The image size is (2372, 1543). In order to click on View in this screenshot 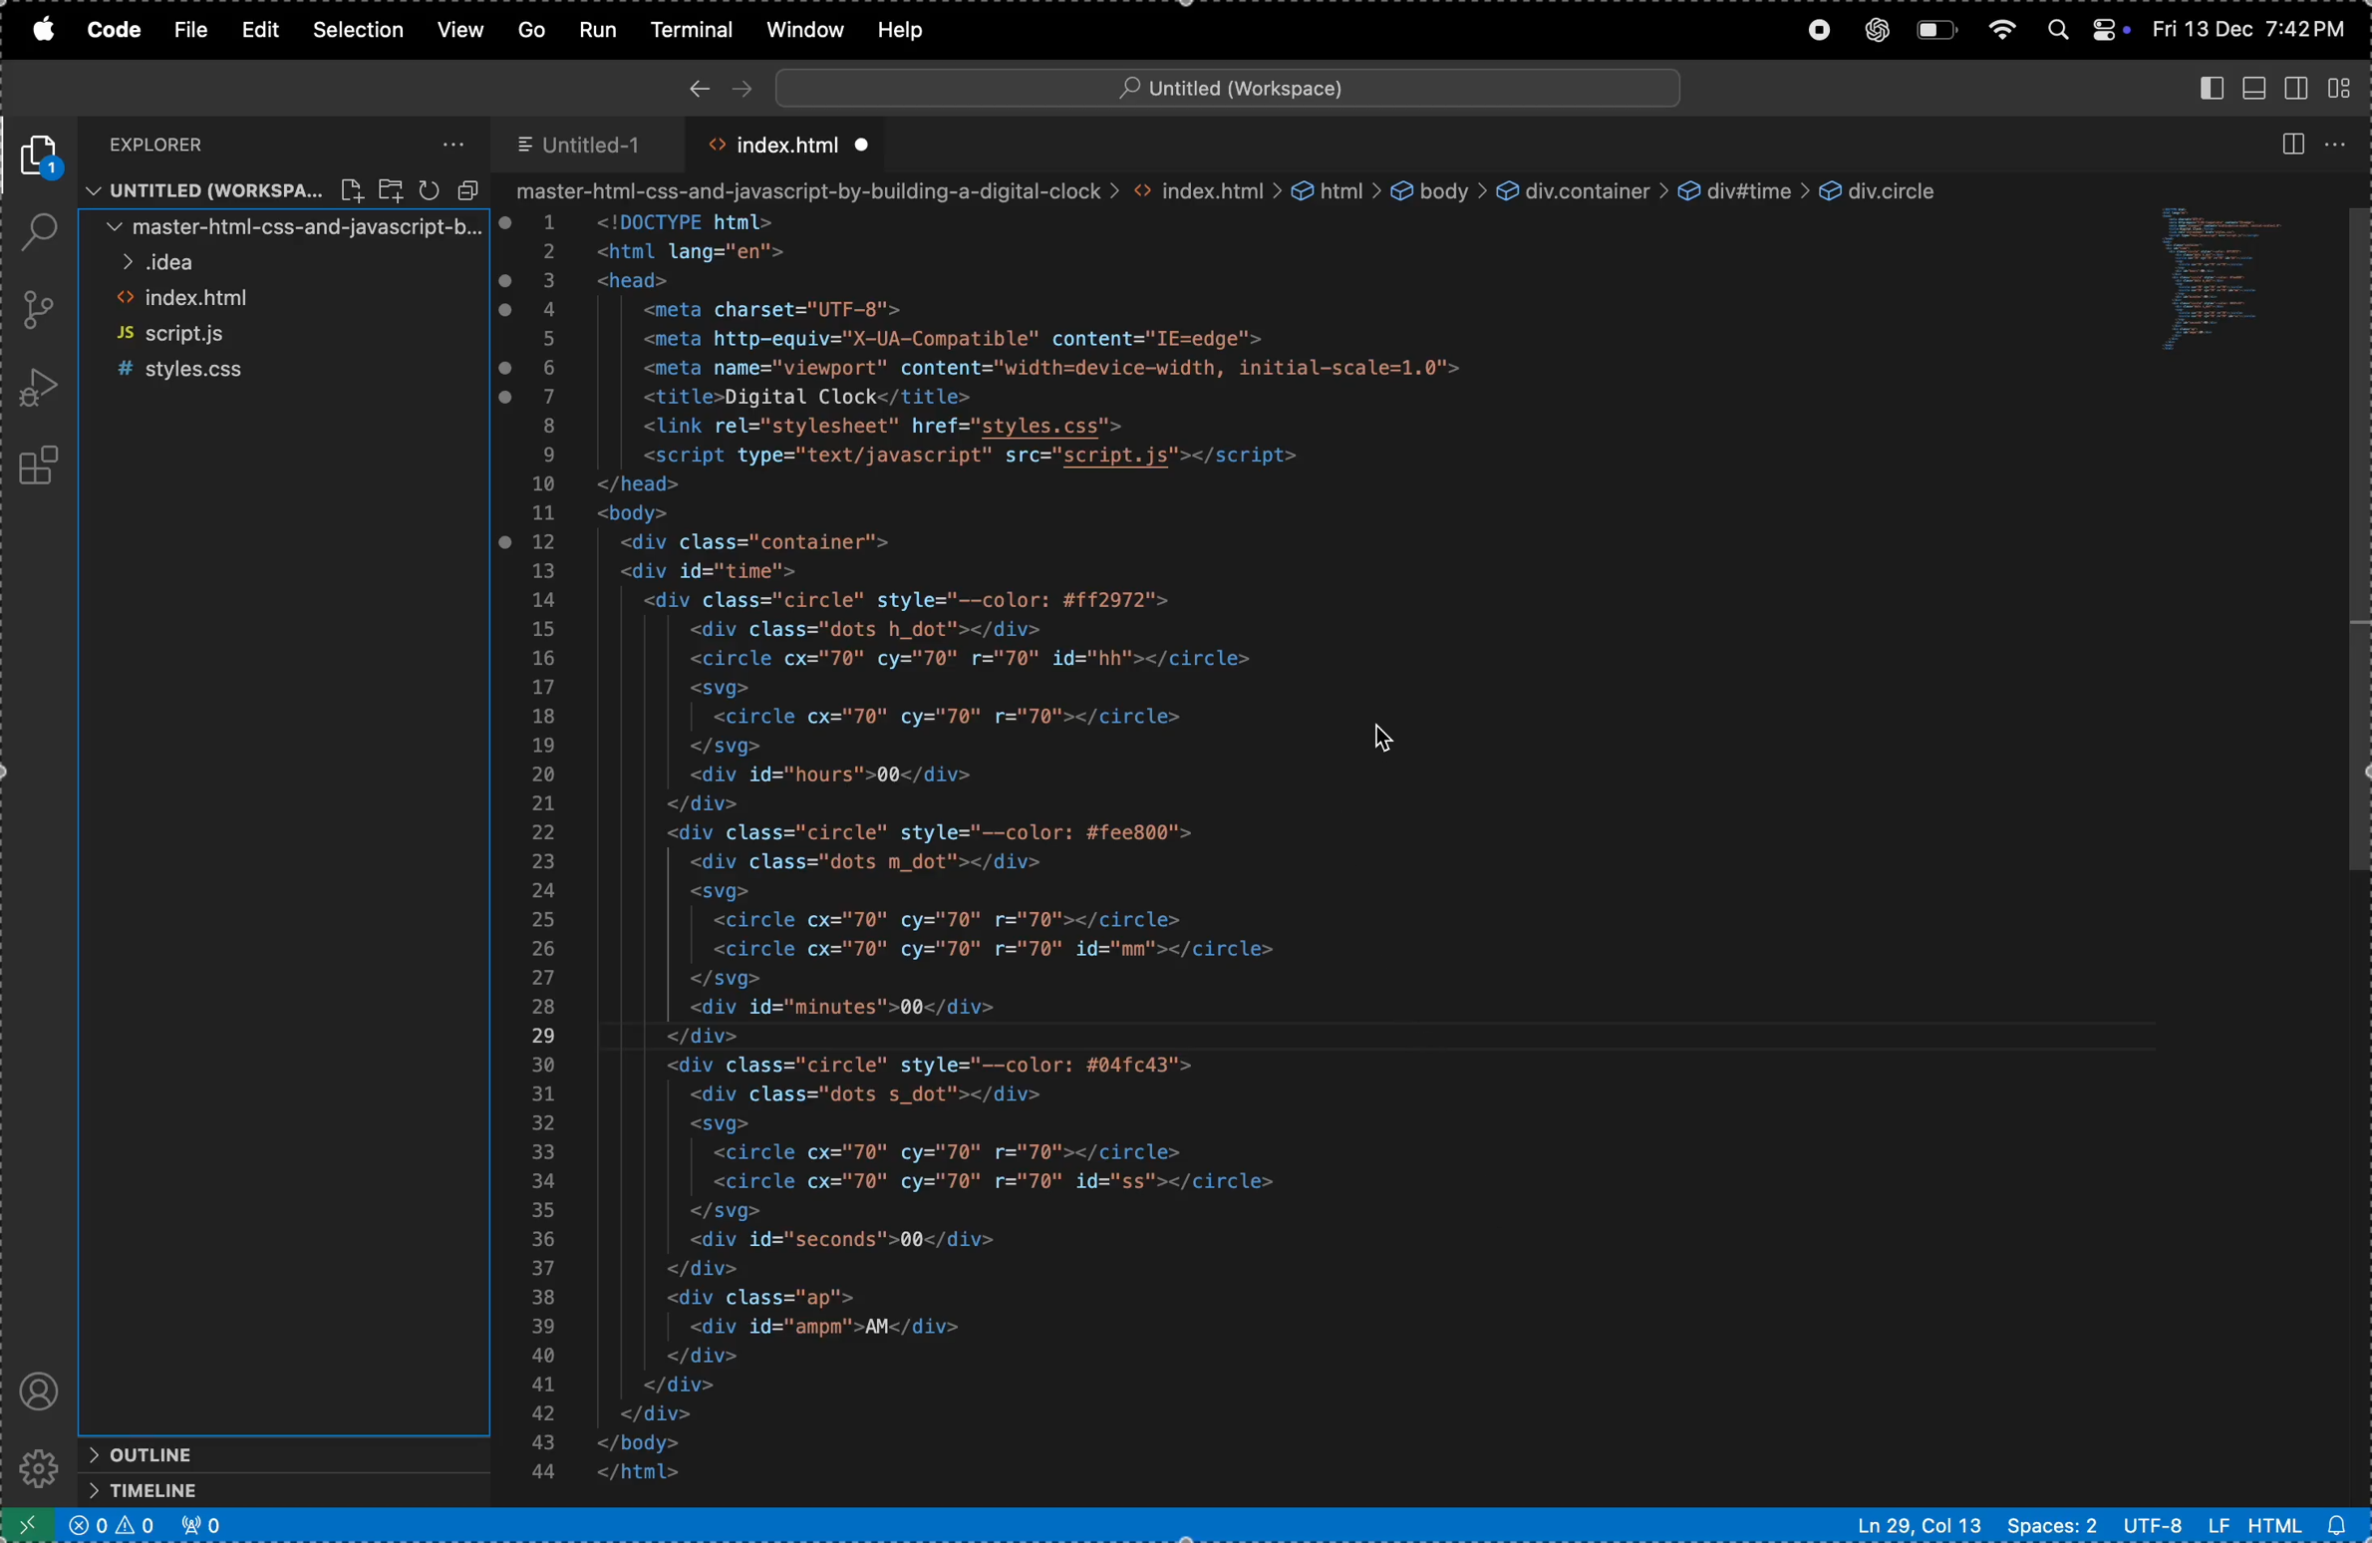, I will do `click(463, 30)`.